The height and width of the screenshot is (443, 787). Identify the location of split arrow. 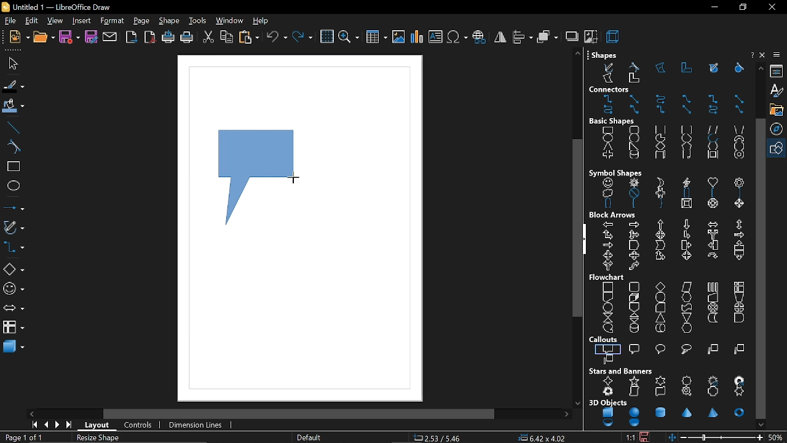
(713, 235).